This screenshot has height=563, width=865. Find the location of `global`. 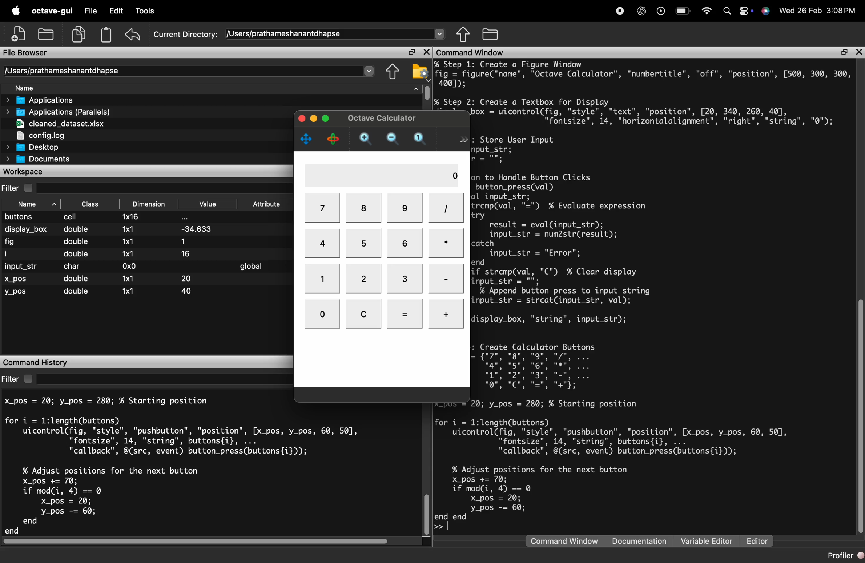

global is located at coordinates (252, 266).